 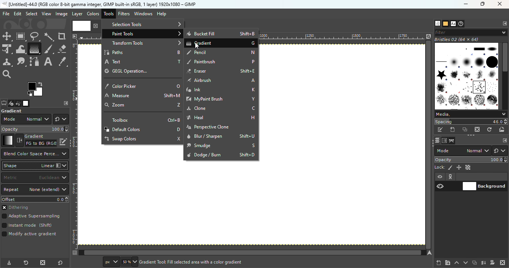 I want to click on Ink, so click(x=221, y=89).